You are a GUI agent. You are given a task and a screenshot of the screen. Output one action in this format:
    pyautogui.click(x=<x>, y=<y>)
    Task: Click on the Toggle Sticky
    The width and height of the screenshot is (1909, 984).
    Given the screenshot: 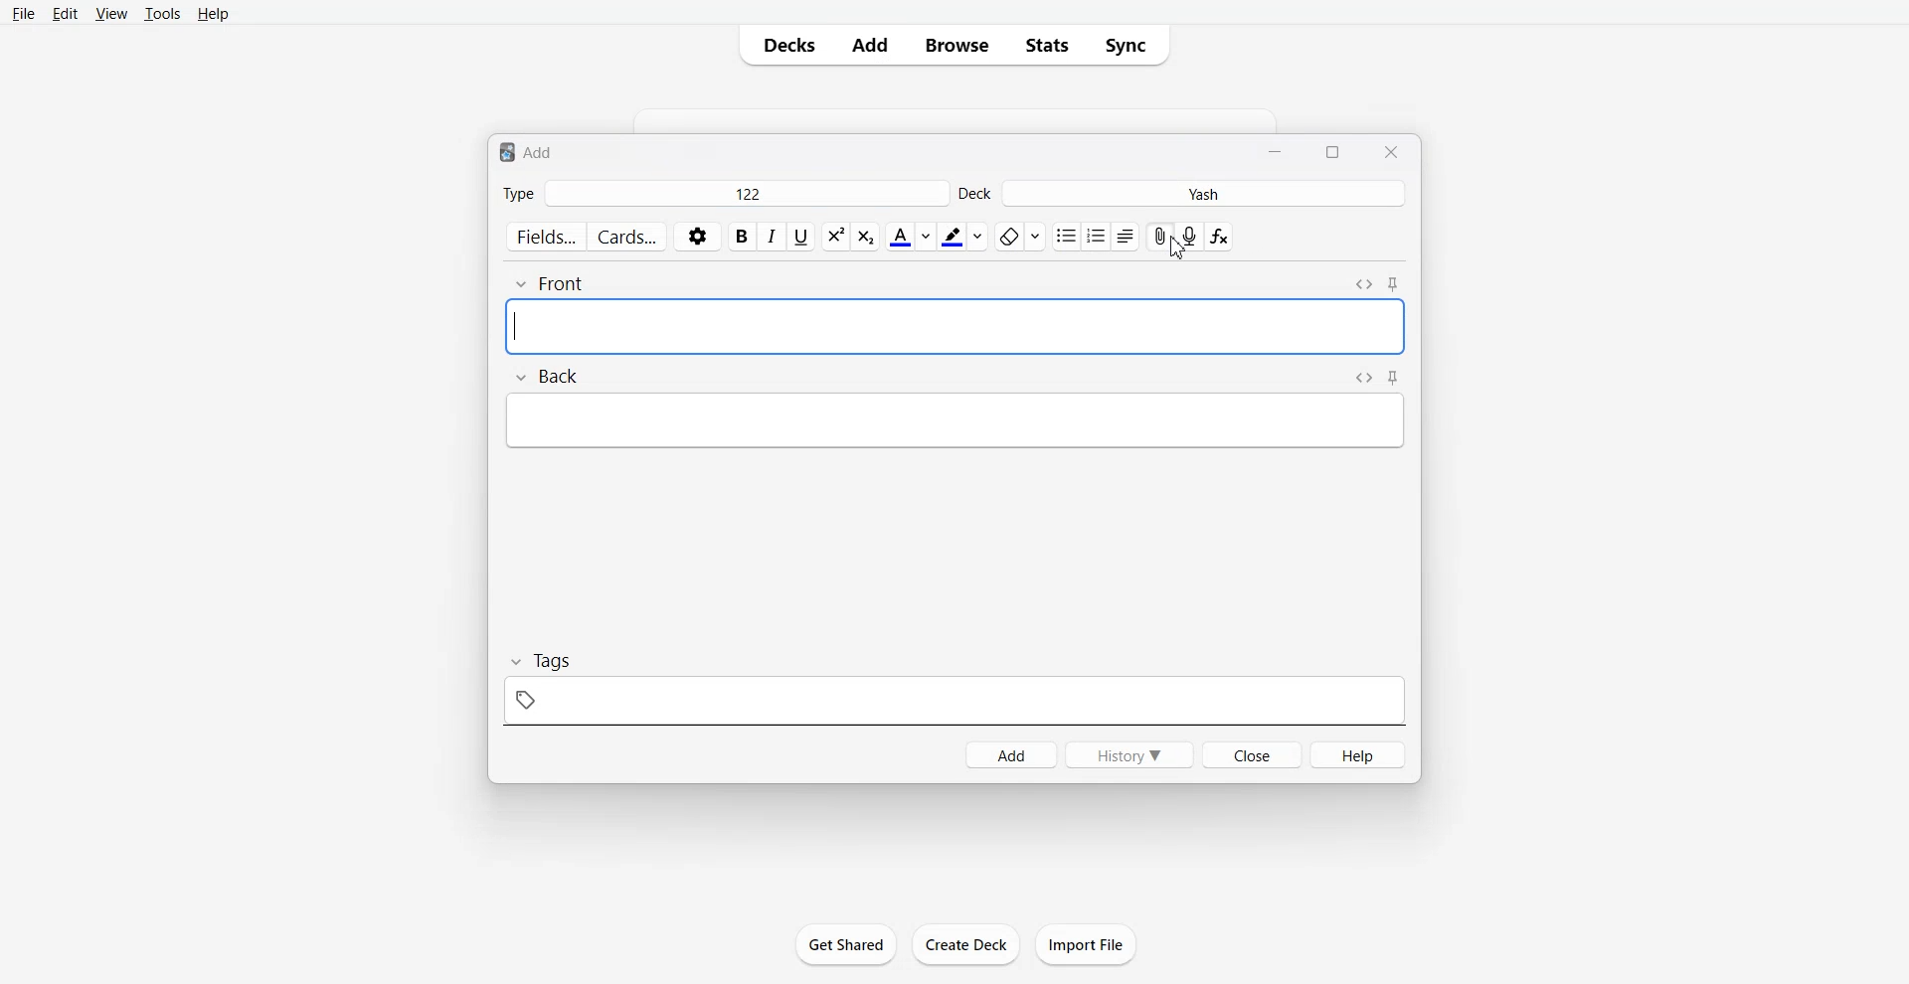 What is the action you would take?
    pyautogui.click(x=1394, y=285)
    